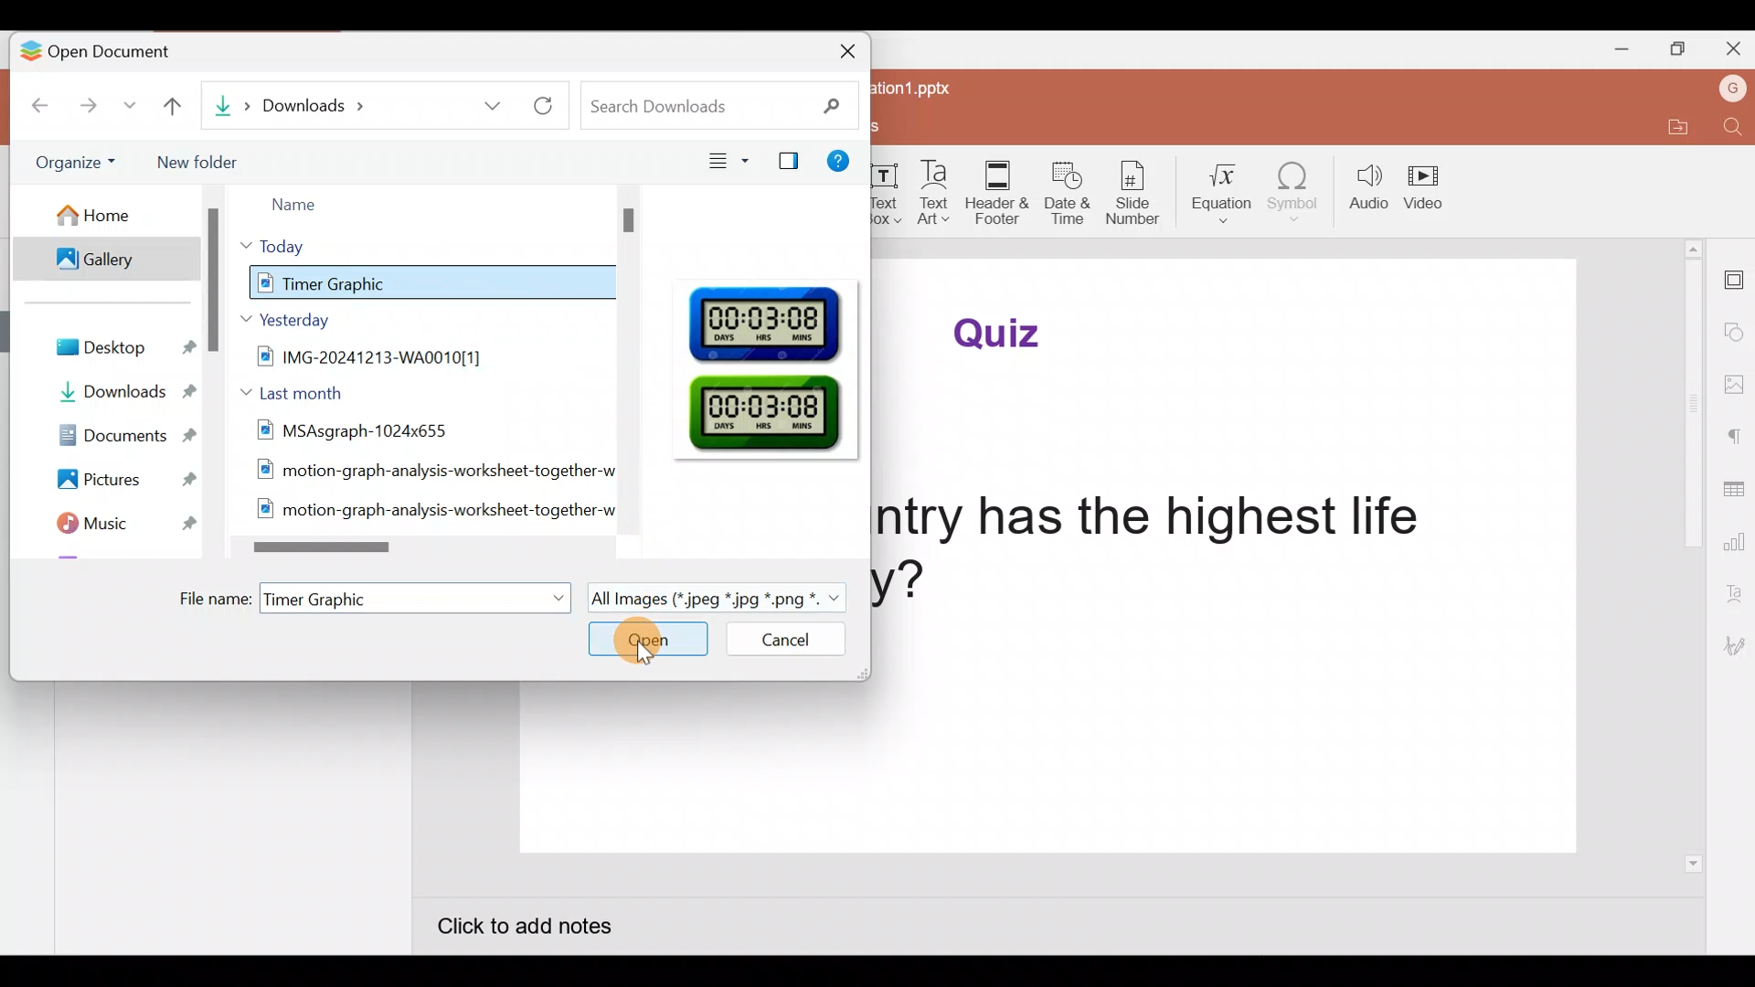  Describe the element at coordinates (111, 522) in the screenshot. I see `Music` at that location.